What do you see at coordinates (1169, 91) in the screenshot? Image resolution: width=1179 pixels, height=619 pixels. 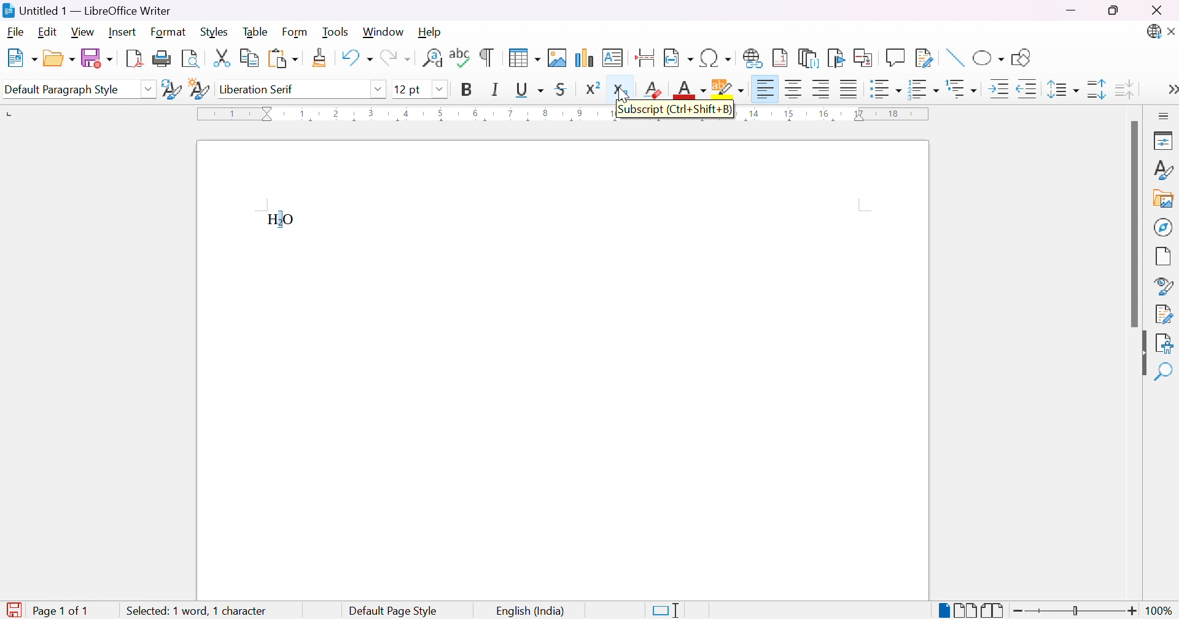 I see `More` at bounding box center [1169, 91].